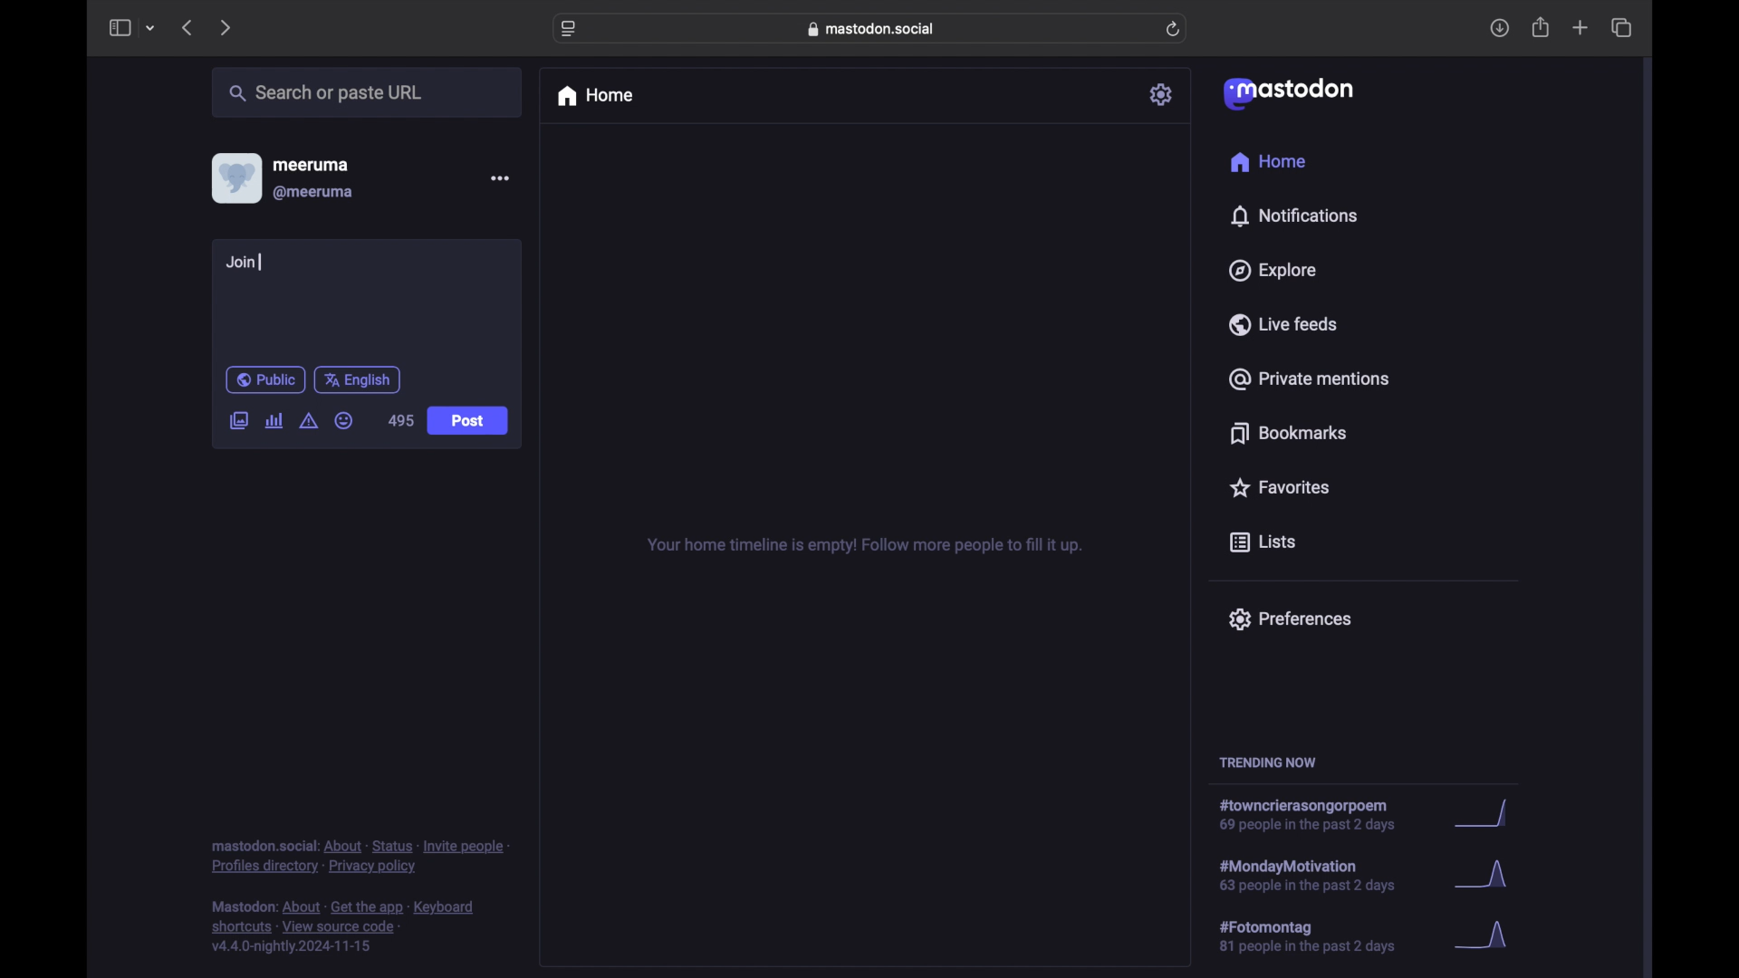 Image resolution: width=1739 pixels, height=978 pixels. What do you see at coordinates (360, 856) in the screenshot?
I see `footnote` at bounding box center [360, 856].